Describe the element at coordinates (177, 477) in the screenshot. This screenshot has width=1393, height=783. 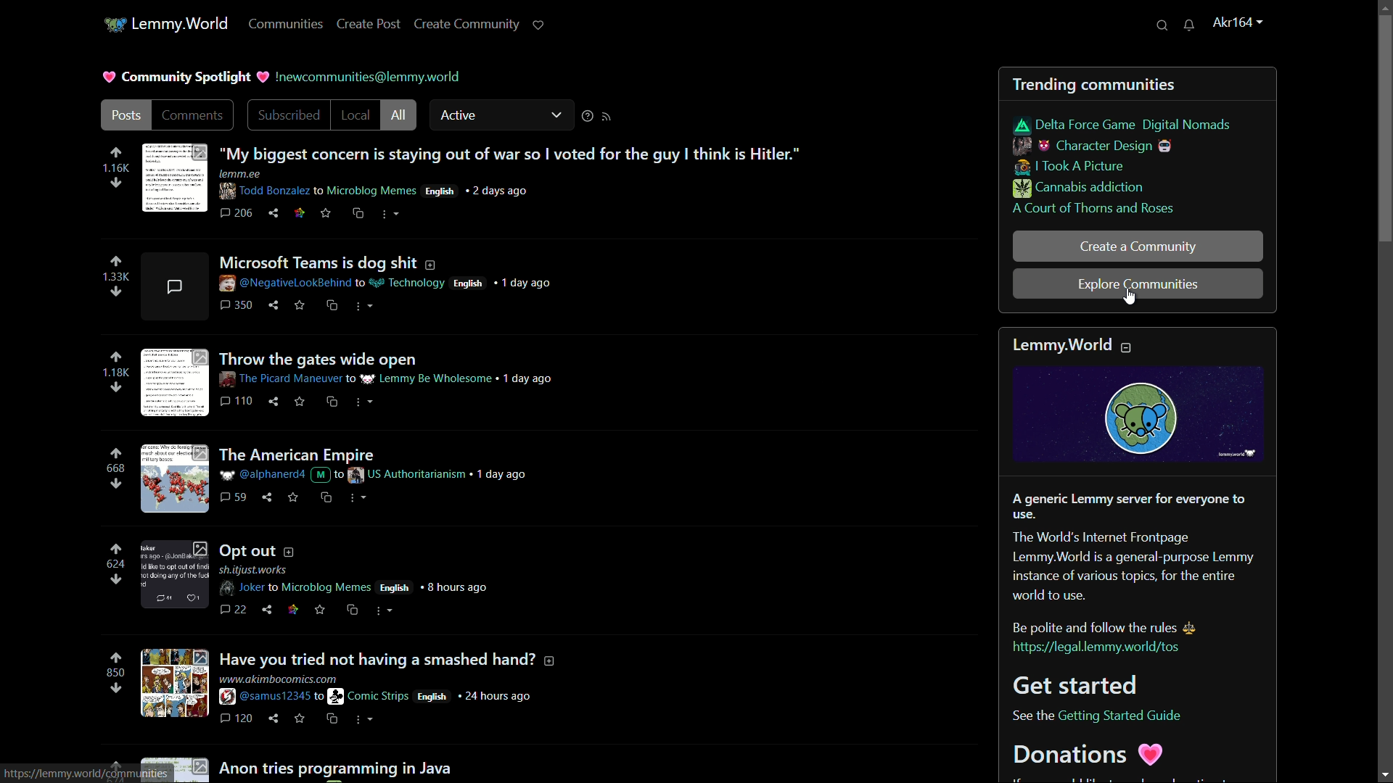
I see `image` at that location.